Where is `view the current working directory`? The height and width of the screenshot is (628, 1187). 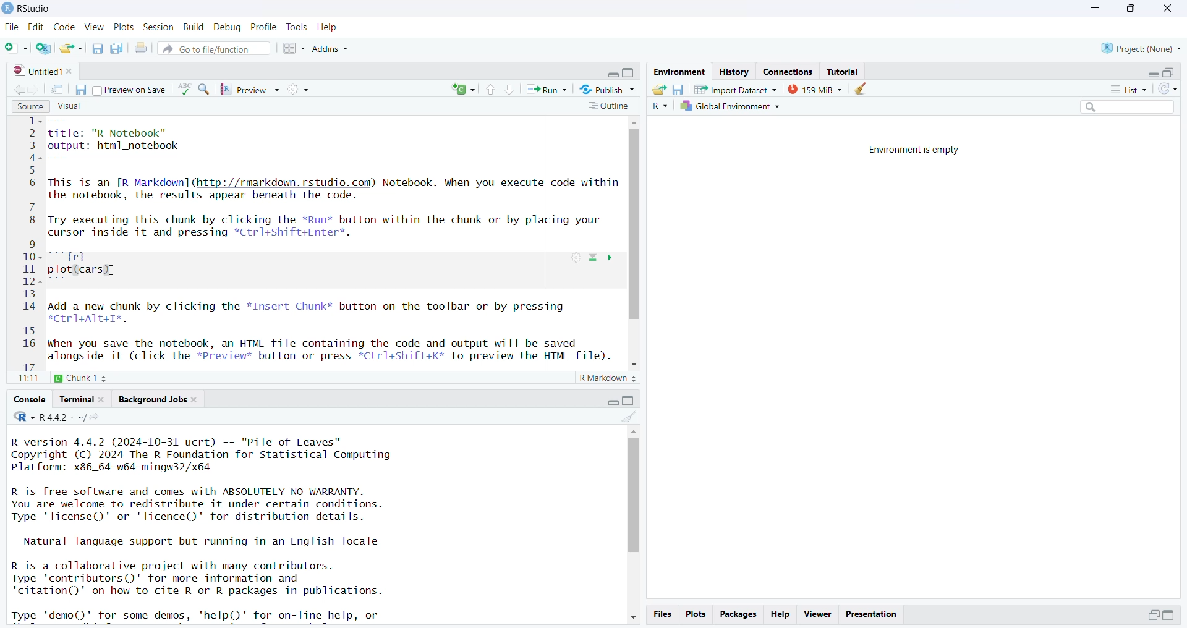 view the current working directory is located at coordinates (98, 416).